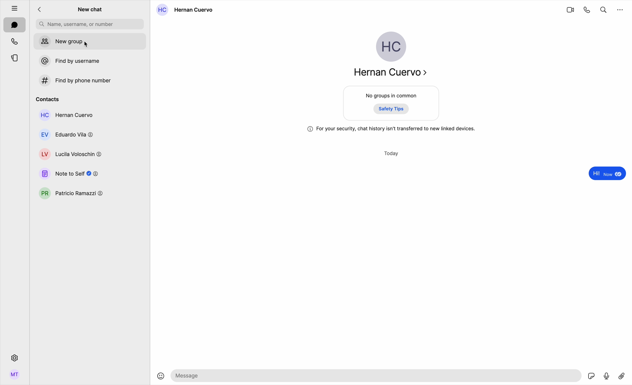 Image resolution: width=632 pixels, height=385 pixels. I want to click on more options, so click(620, 9).